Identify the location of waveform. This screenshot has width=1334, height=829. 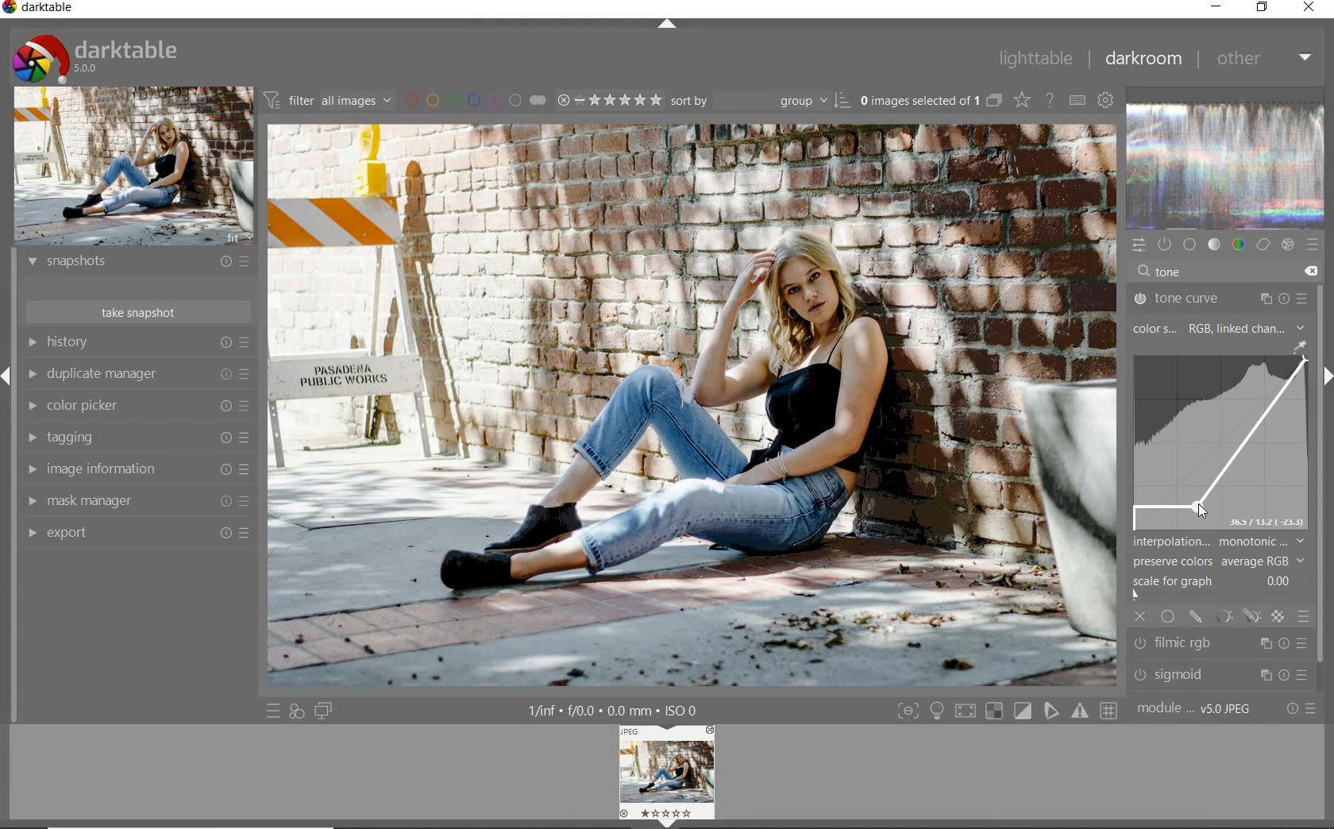
(1226, 167).